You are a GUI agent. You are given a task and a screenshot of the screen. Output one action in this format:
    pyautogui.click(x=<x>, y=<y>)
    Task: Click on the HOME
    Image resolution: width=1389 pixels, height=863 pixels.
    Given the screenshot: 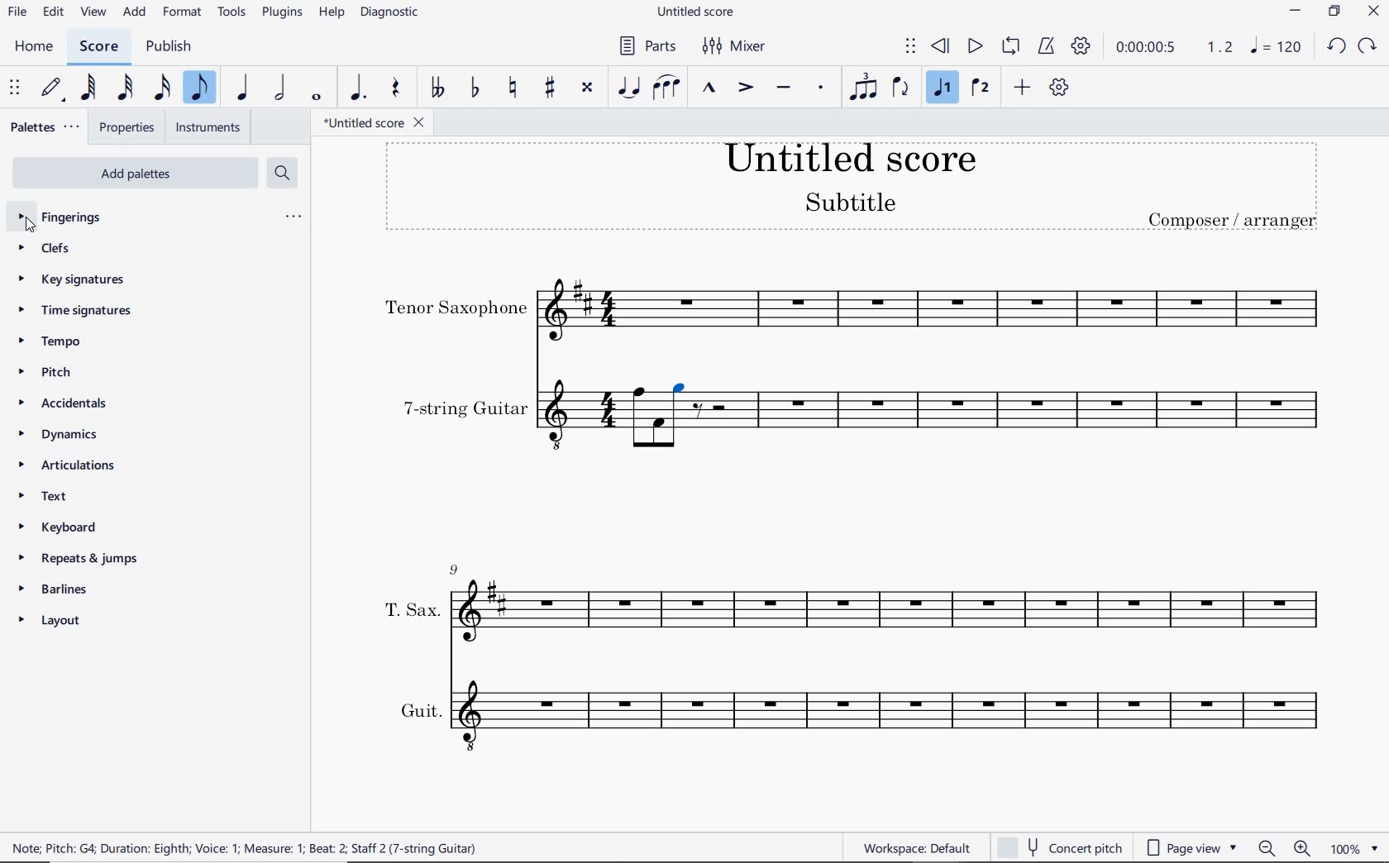 What is the action you would take?
    pyautogui.click(x=38, y=48)
    